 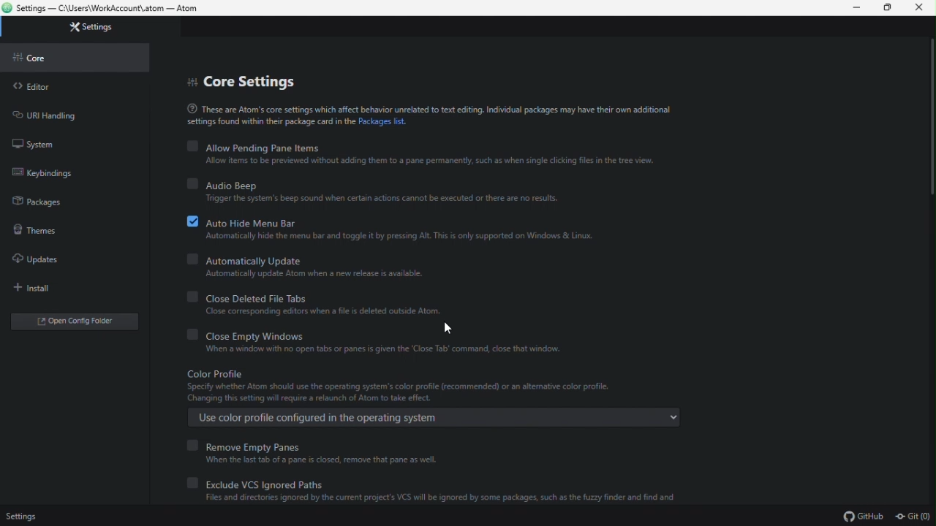 What do you see at coordinates (427, 161) in the screenshot?
I see `Allow items to be previewed without adding them to a pane permanently, such as when single clicking files in the tree view.` at bounding box center [427, 161].